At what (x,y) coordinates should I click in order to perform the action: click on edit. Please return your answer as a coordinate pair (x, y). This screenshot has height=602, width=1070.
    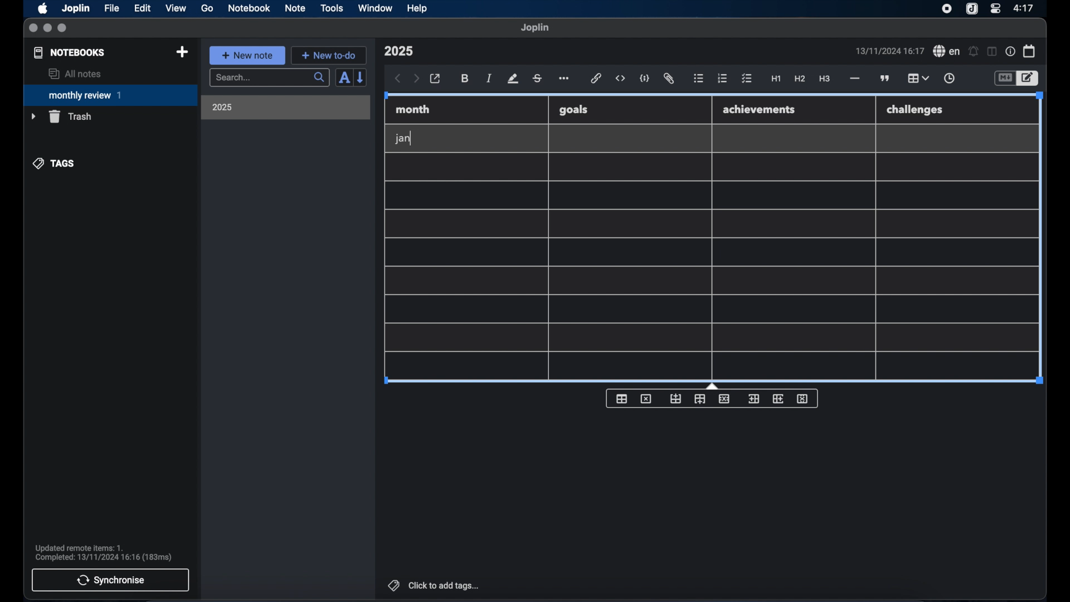
    Looking at the image, I should click on (143, 8).